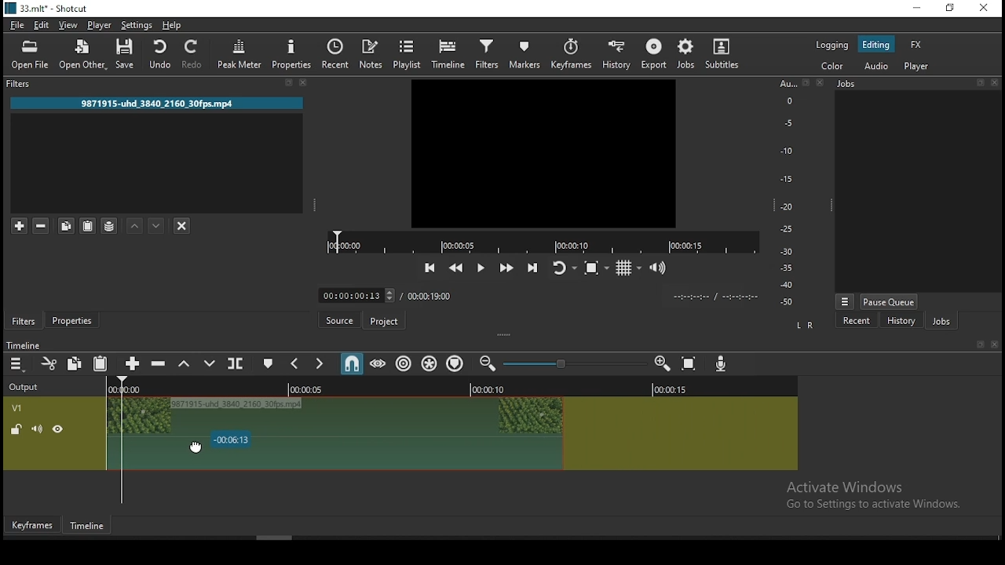 The width and height of the screenshot is (1005, 565). Describe the element at coordinates (17, 430) in the screenshot. I see `(un)locked` at that location.